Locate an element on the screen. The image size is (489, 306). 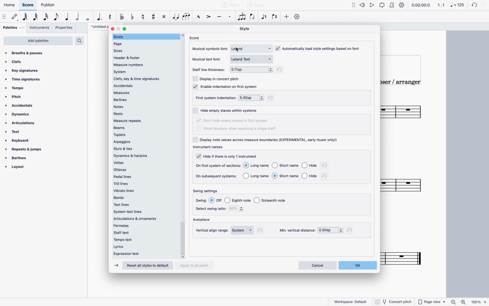
slur is located at coordinates (187, 18).